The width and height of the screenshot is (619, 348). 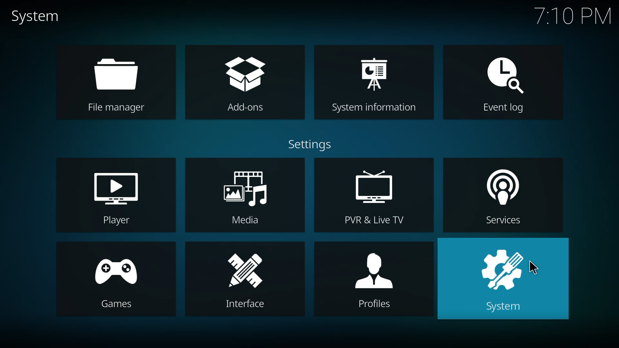 I want to click on event log, so click(x=502, y=84).